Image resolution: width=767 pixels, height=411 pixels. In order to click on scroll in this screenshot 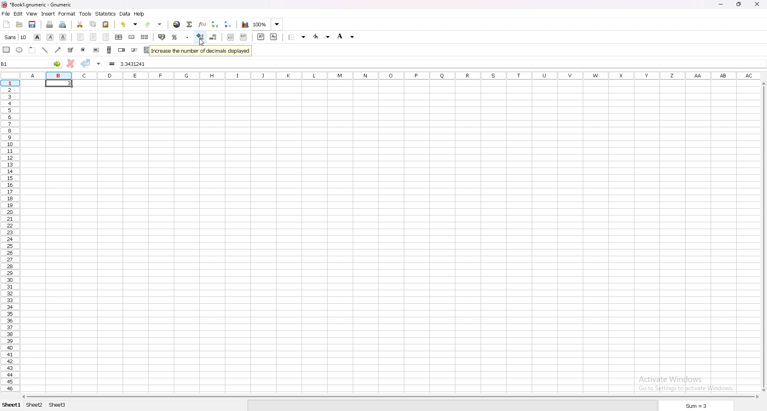, I will do `click(109, 50)`.